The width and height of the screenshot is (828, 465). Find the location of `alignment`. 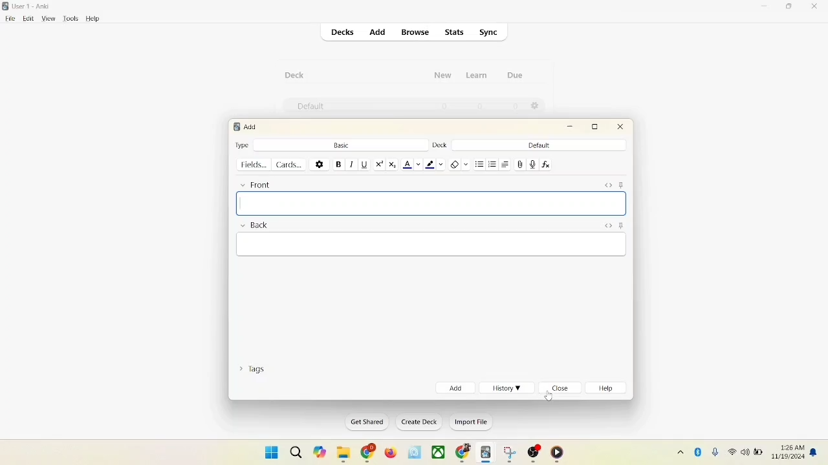

alignment is located at coordinates (507, 164).